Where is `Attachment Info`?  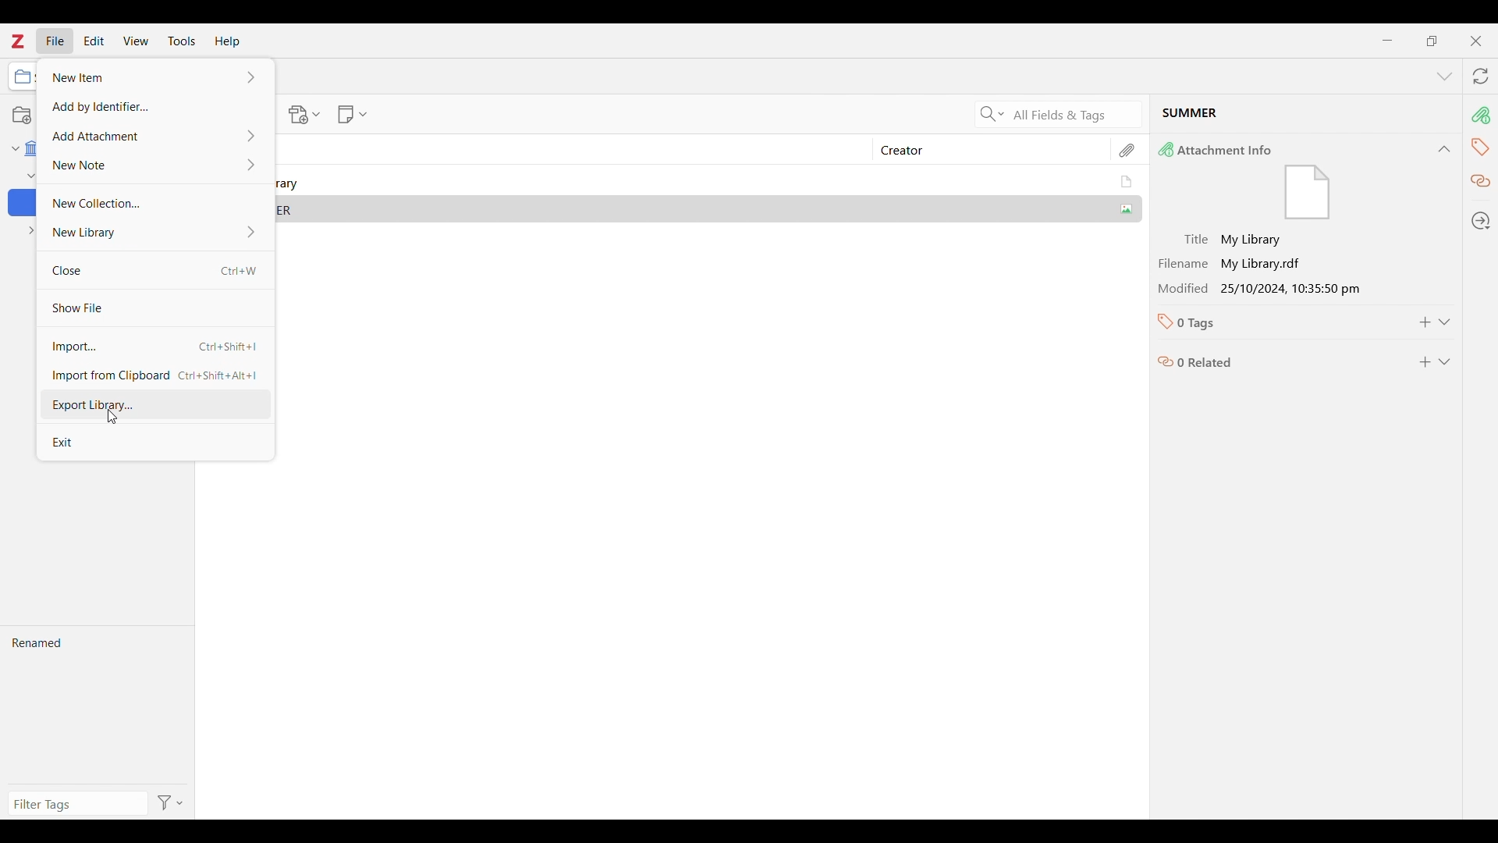 Attachment Info is located at coordinates (1287, 181).